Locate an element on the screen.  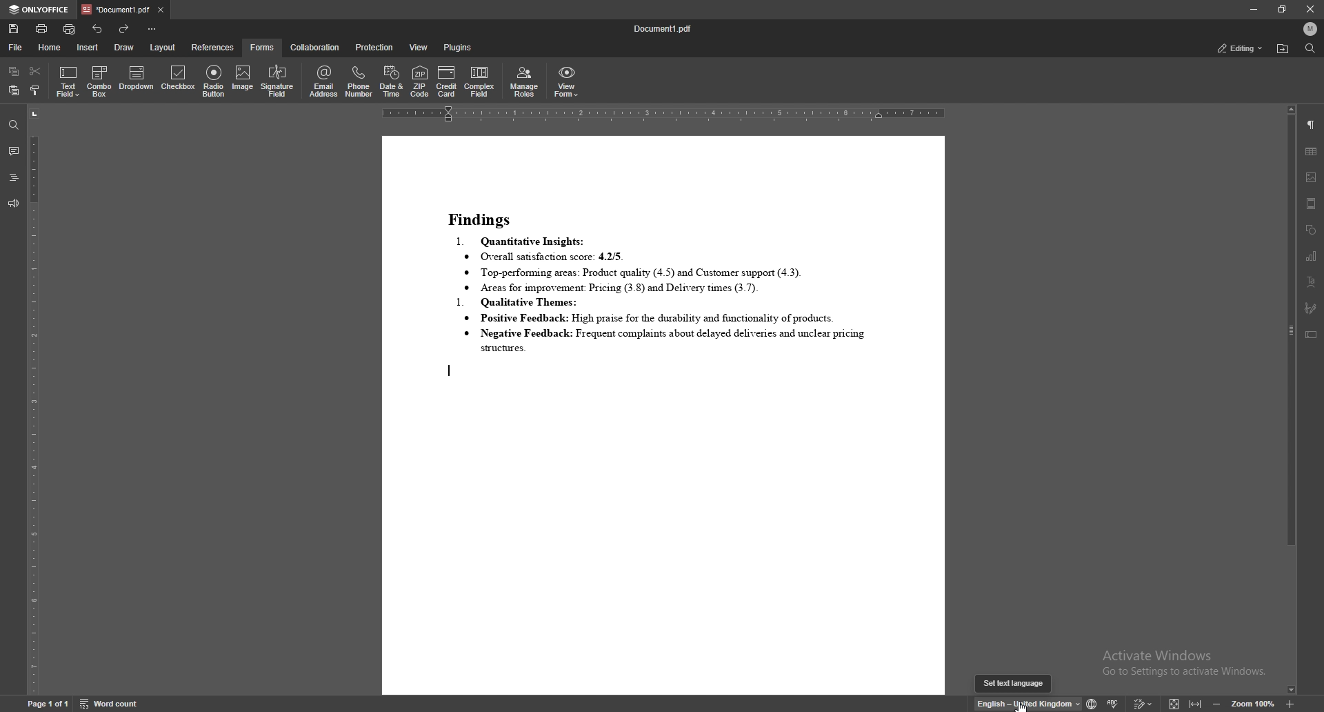
spell check is located at coordinates (1114, 703).